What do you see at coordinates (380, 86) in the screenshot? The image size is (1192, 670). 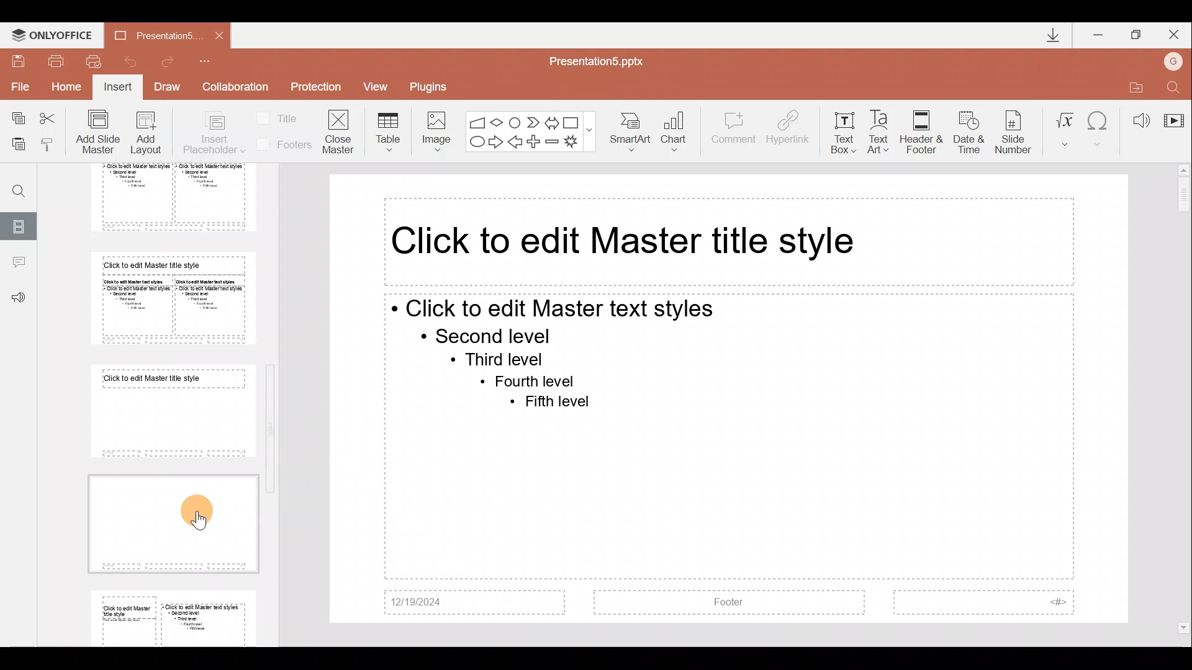 I see `View` at bounding box center [380, 86].